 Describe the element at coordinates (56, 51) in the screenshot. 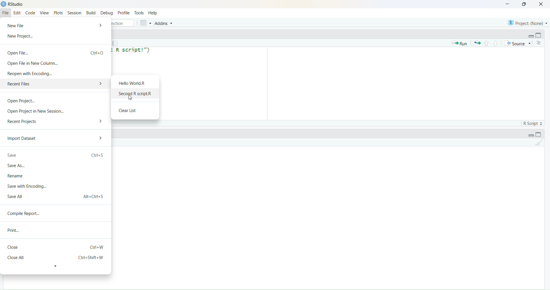

I see `Open File... Ctrl + o` at that location.